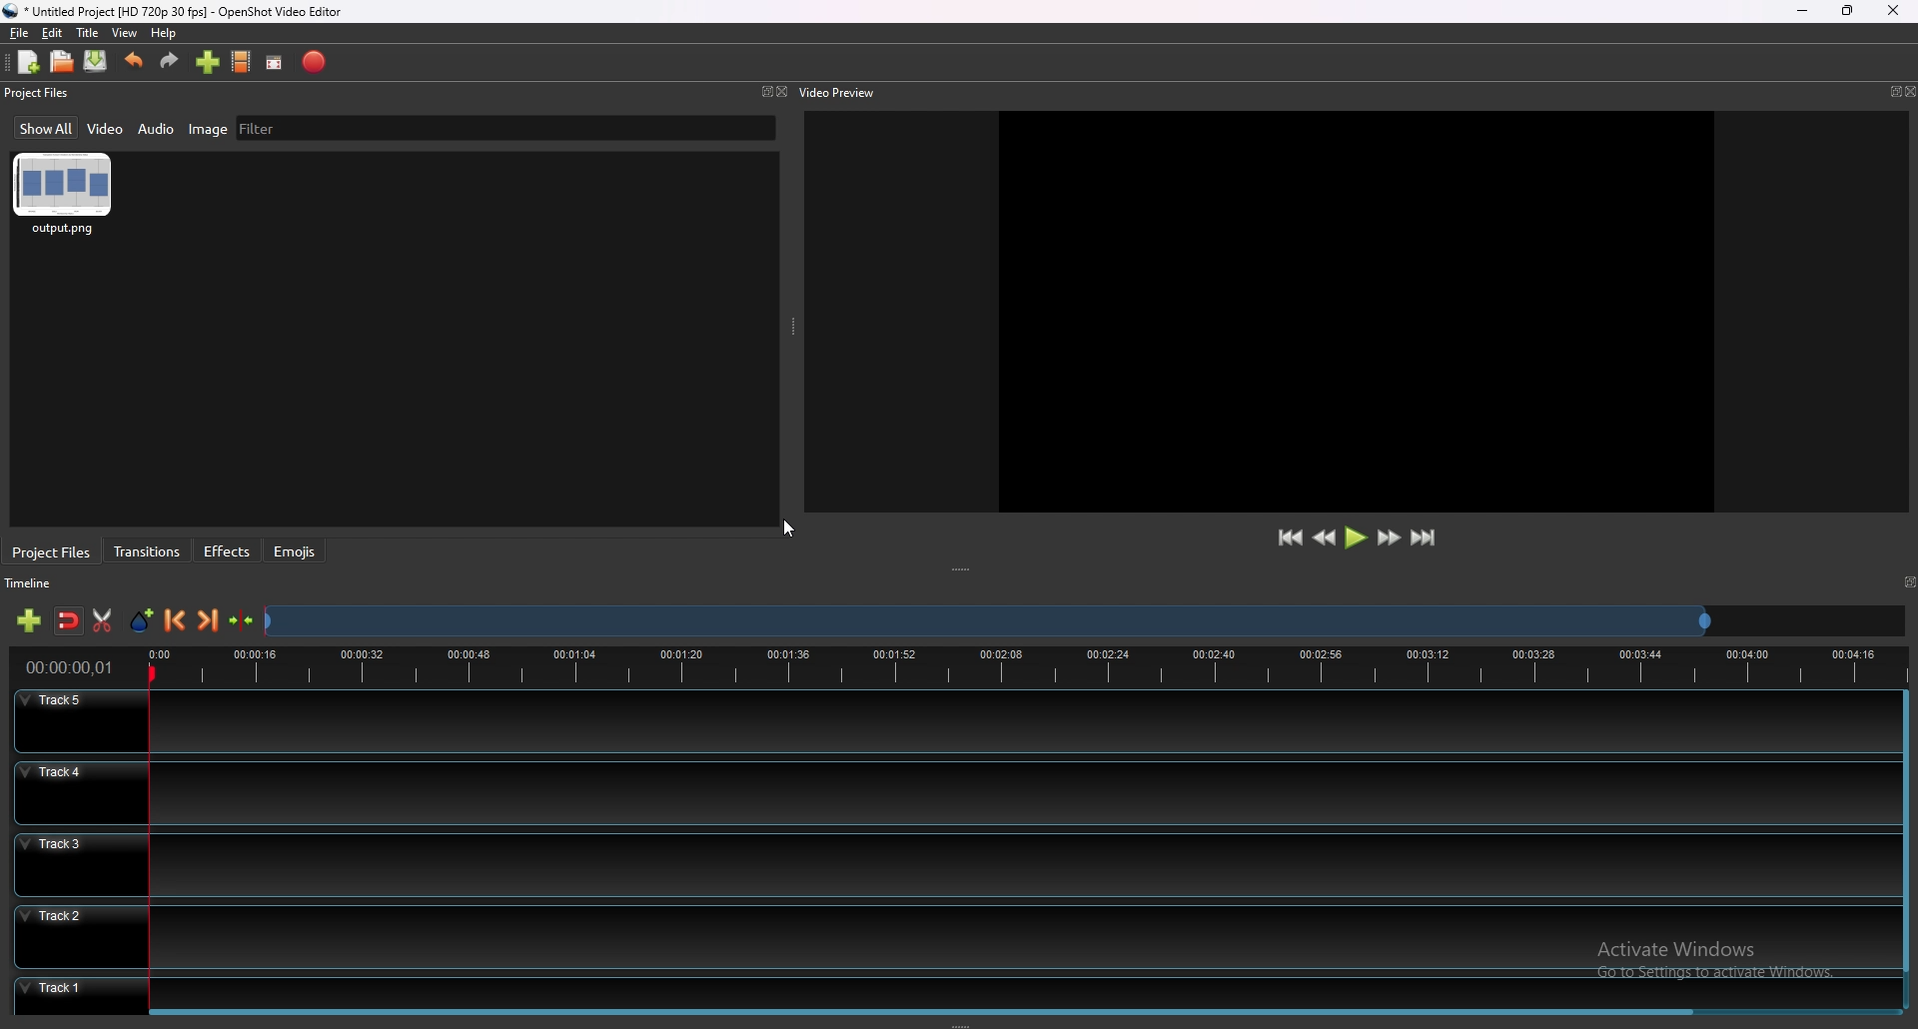  Describe the element at coordinates (1892, 9) in the screenshot. I see `close` at that location.